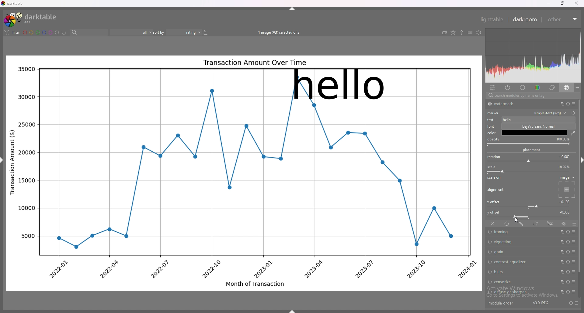 This screenshot has width=584, height=313. I want to click on hide, so click(293, 8).